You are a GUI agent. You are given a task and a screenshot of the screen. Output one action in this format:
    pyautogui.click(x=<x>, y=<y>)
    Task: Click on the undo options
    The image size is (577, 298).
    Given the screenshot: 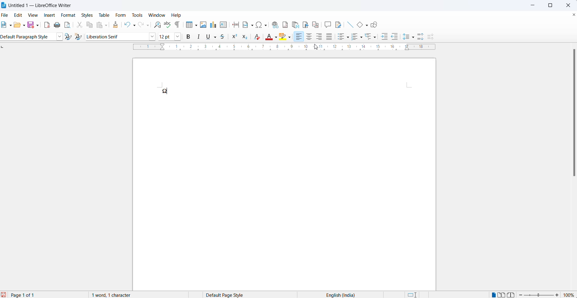 What is the action you would take?
    pyautogui.click(x=134, y=24)
    